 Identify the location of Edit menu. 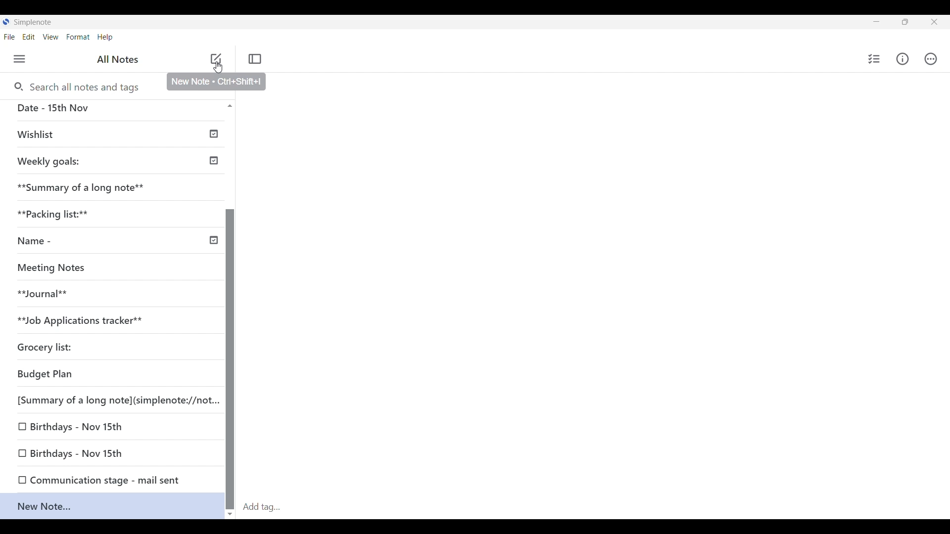
(29, 37).